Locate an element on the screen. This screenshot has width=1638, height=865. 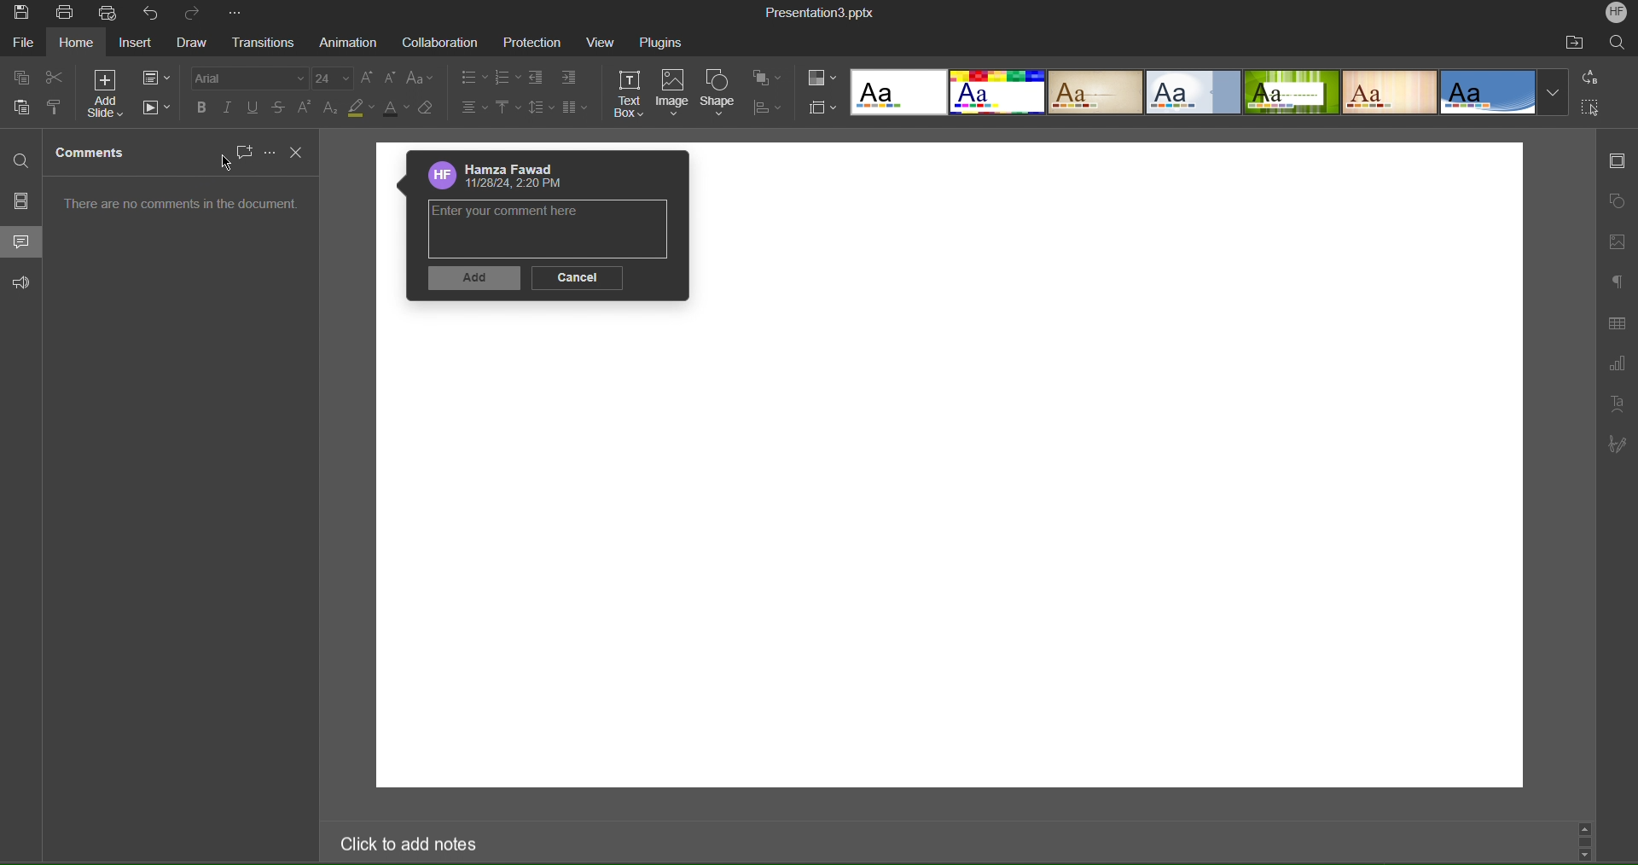
Slide Size Settings is located at coordinates (822, 108).